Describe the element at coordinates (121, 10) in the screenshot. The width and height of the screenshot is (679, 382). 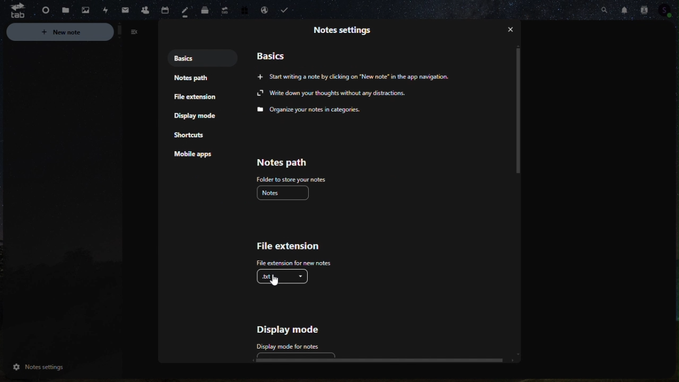
I see `mail` at that location.